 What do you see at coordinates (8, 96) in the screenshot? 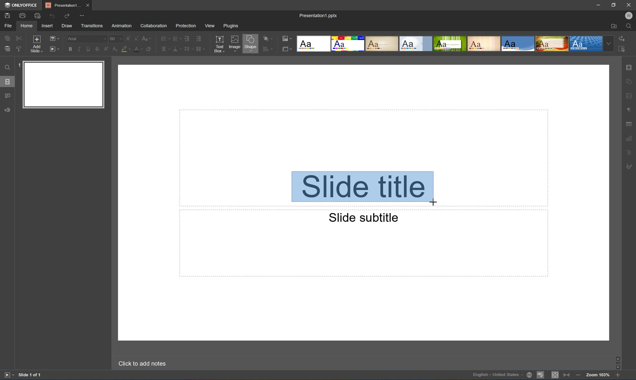
I see `Comments` at bounding box center [8, 96].